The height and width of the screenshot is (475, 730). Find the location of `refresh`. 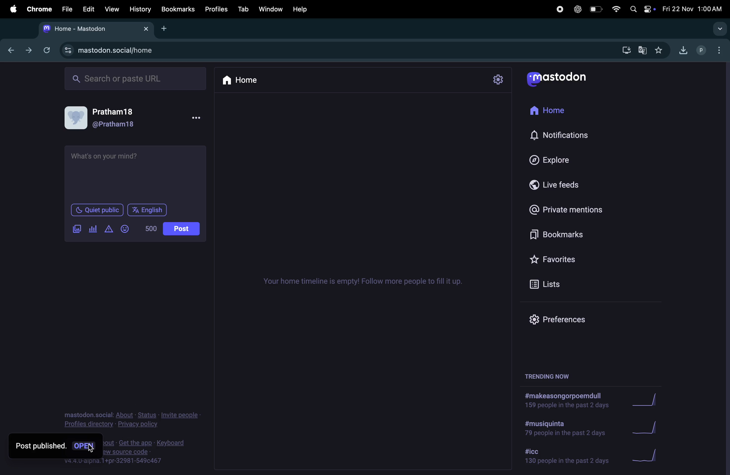

refresh is located at coordinates (47, 49).